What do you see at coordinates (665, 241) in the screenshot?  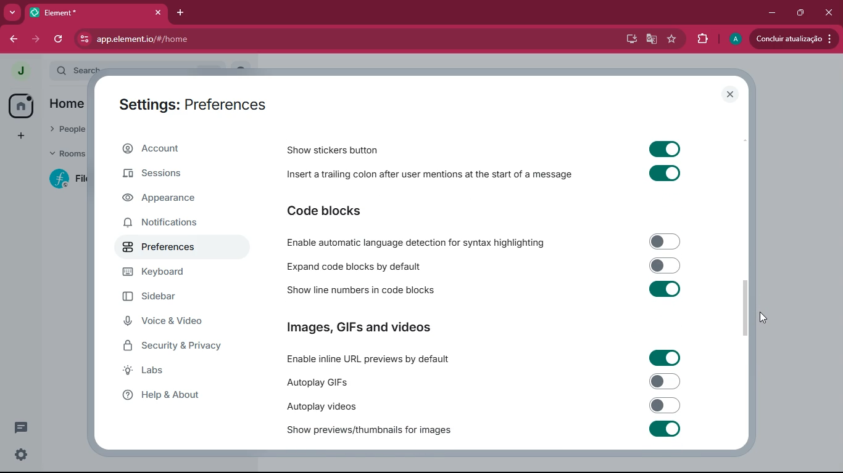 I see `` at bounding box center [665, 241].